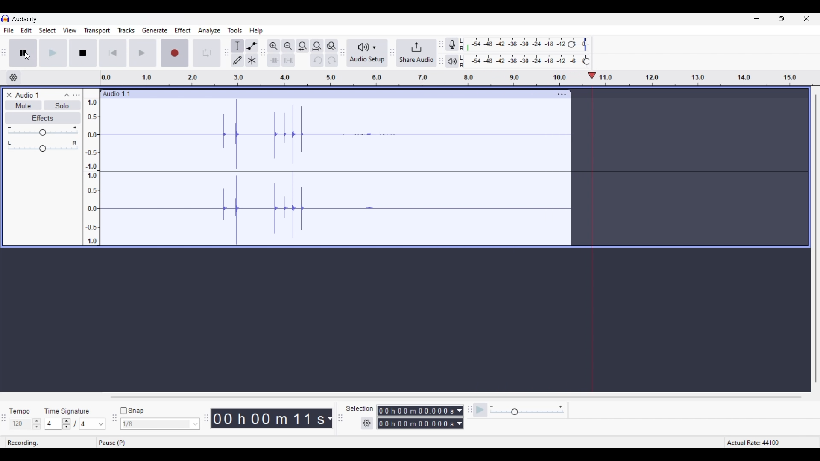  What do you see at coordinates (5, 52) in the screenshot?
I see `toolbar` at bounding box center [5, 52].